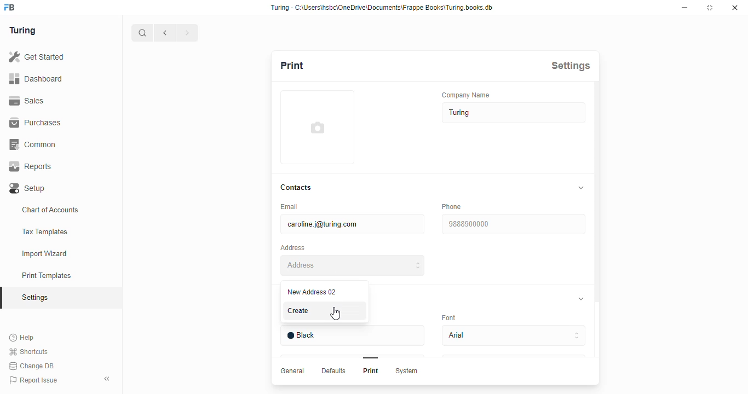  I want to click on chart of accounts, so click(50, 210).